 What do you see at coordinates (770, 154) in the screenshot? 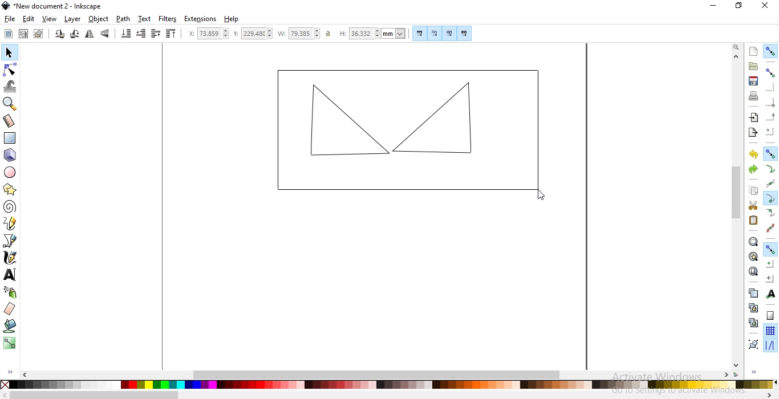
I see `snap nodes, paths and handles` at bounding box center [770, 154].